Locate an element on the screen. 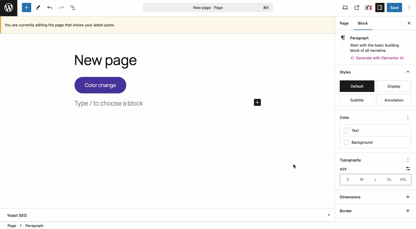  hide is located at coordinates (408, 72).